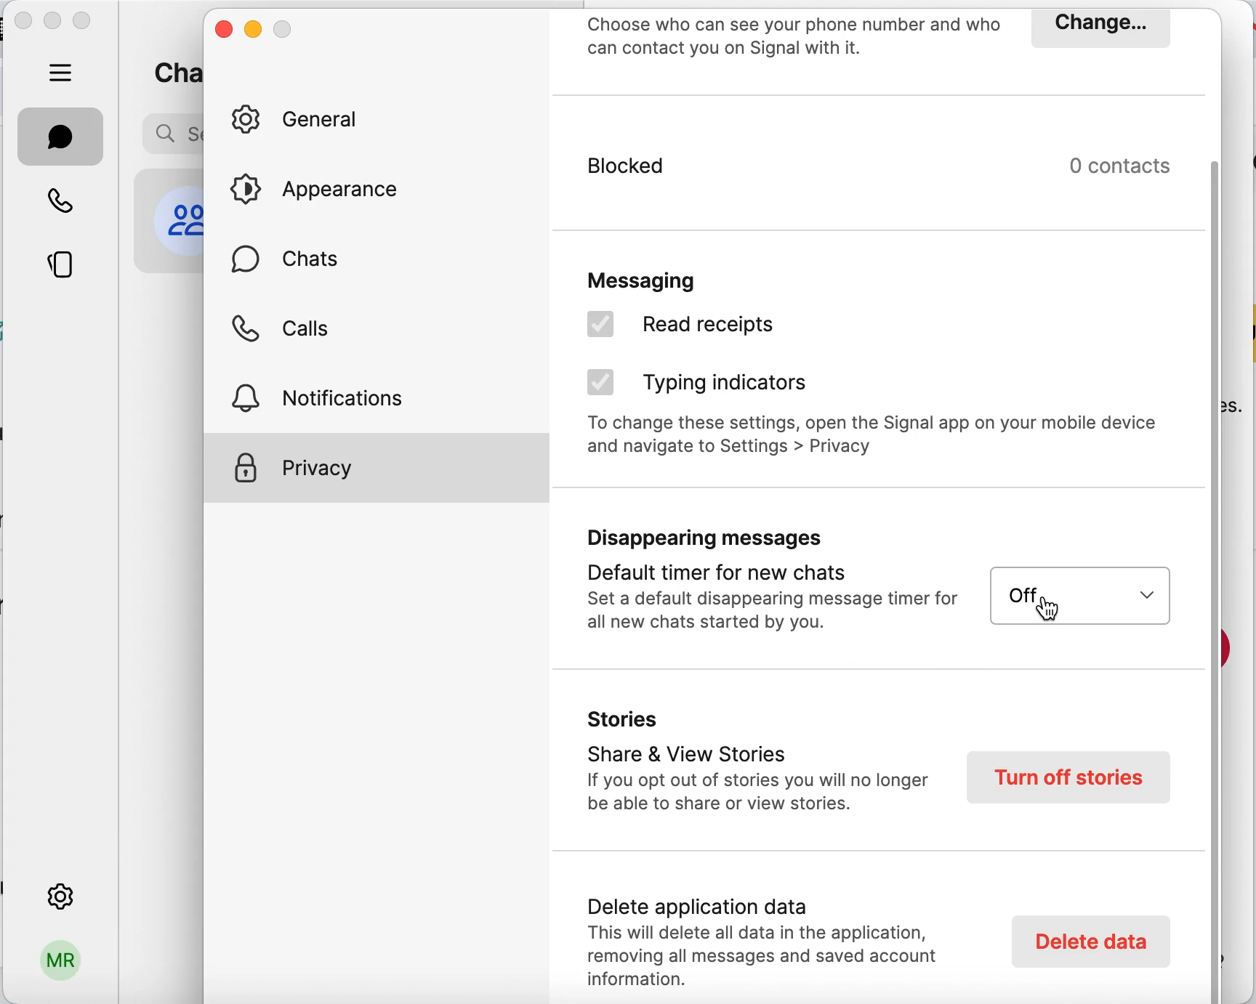  What do you see at coordinates (1042, 615) in the screenshot?
I see `cursor` at bounding box center [1042, 615].